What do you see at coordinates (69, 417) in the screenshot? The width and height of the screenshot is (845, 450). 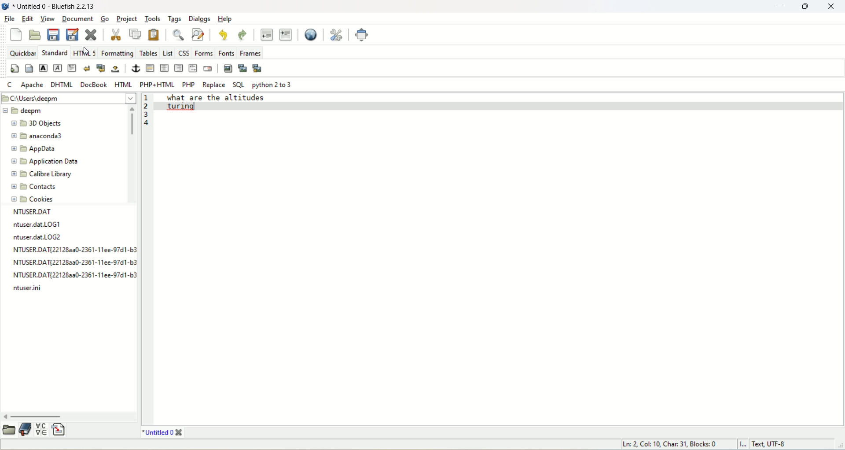 I see `horizontal scroll bar` at bounding box center [69, 417].